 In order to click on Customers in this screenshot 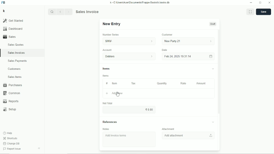, I will do `click(15, 69)`.